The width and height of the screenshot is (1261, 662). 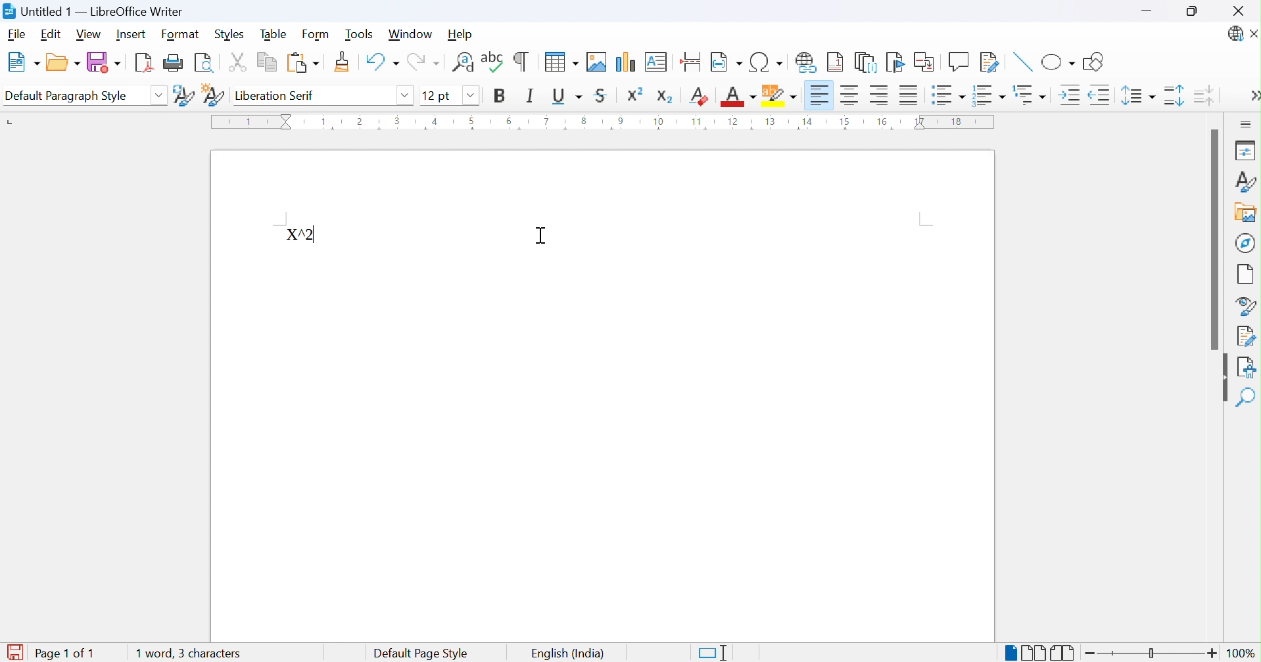 What do you see at coordinates (1244, 242) in the screenshot?
I see `Navigator` at bounding box center [1244, 242].